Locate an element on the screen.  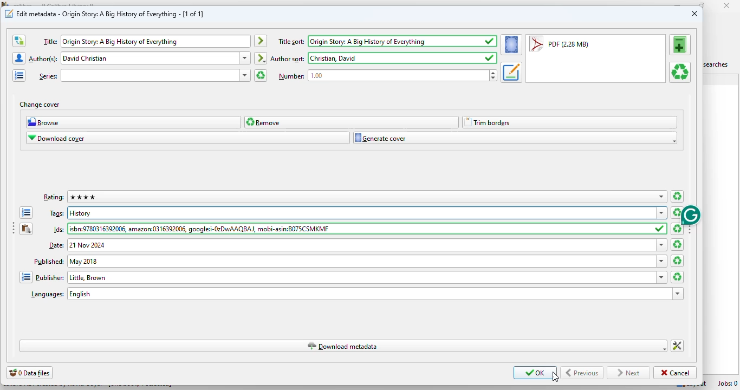
add a format to this book is located at coordinates (679, 44).